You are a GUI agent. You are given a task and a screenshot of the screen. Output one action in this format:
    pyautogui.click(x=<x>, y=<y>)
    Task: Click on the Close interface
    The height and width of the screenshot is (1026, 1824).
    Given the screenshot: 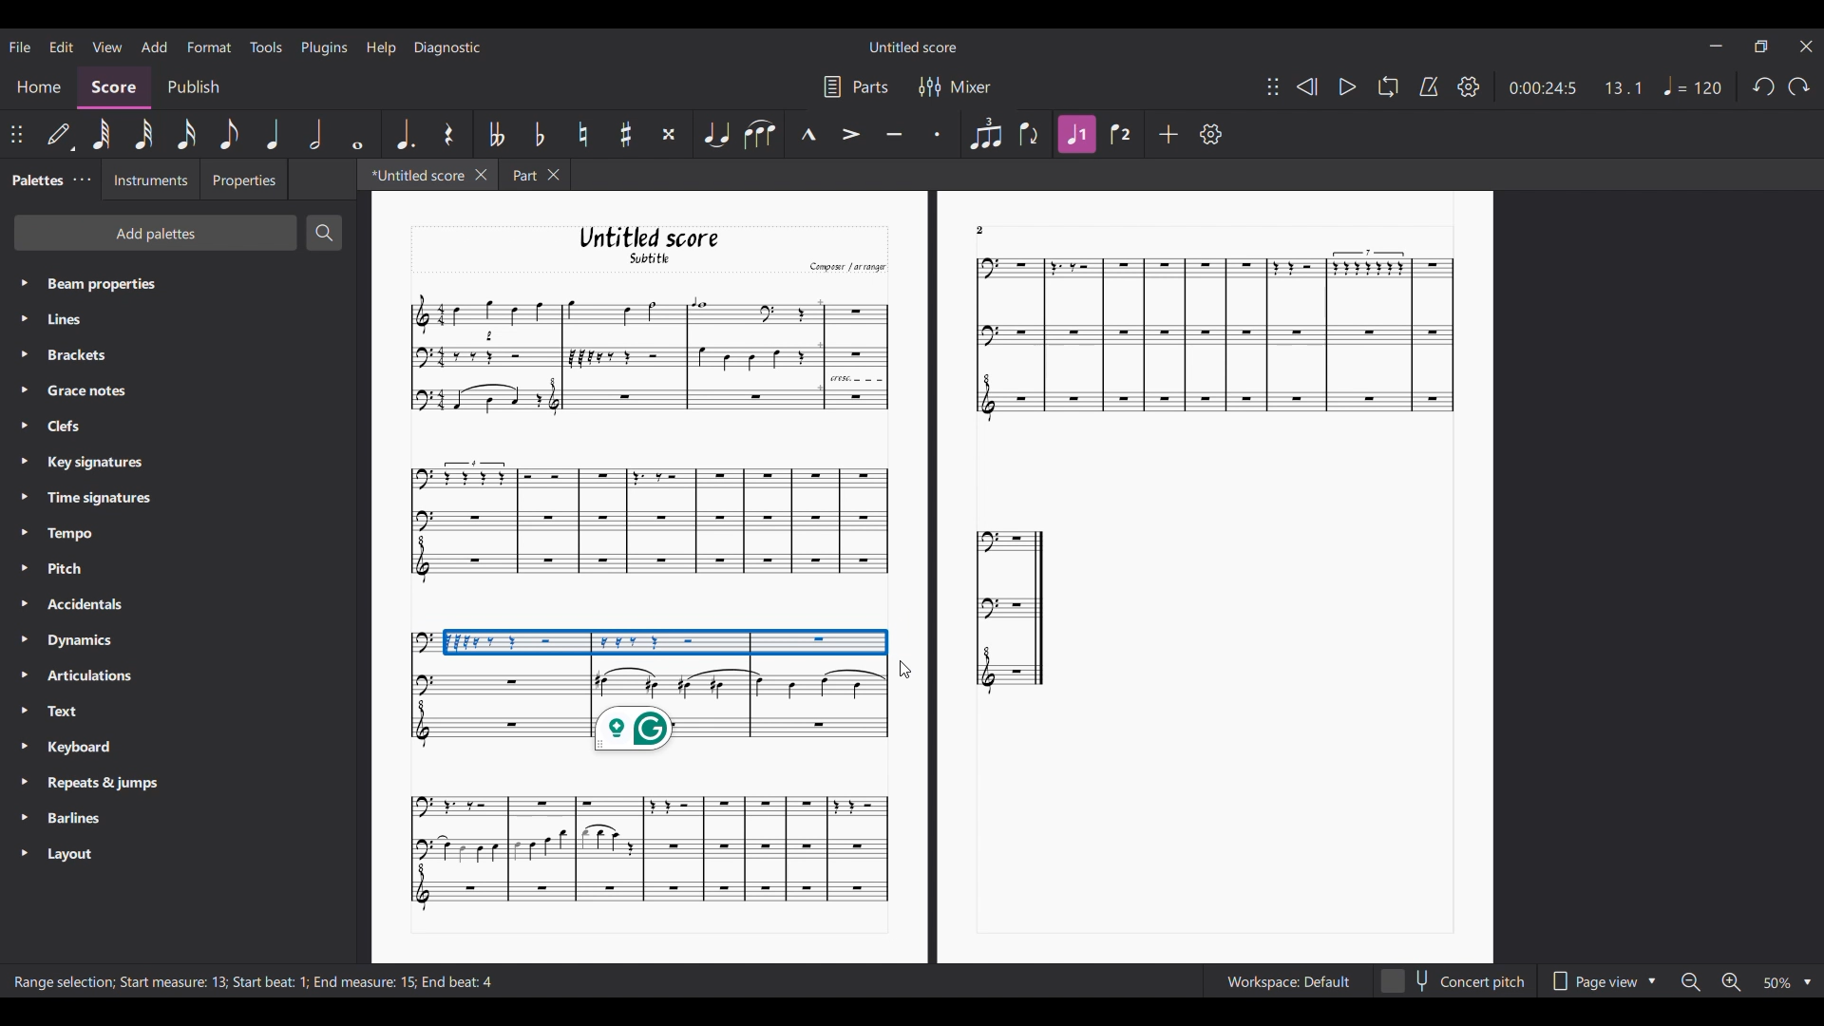 What is the action you would take?
    pyautogui.click(x=1806, y=47)
    